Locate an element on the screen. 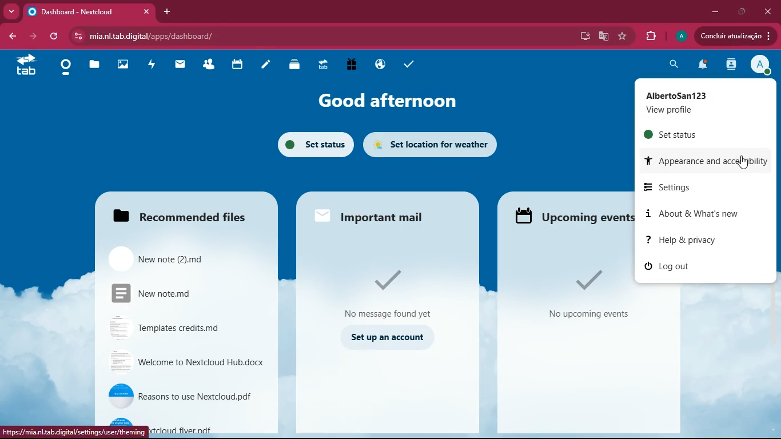 This screenshot has height=439, width=781. Dashboard - Nextcloud is located at coordinates (89, 12).